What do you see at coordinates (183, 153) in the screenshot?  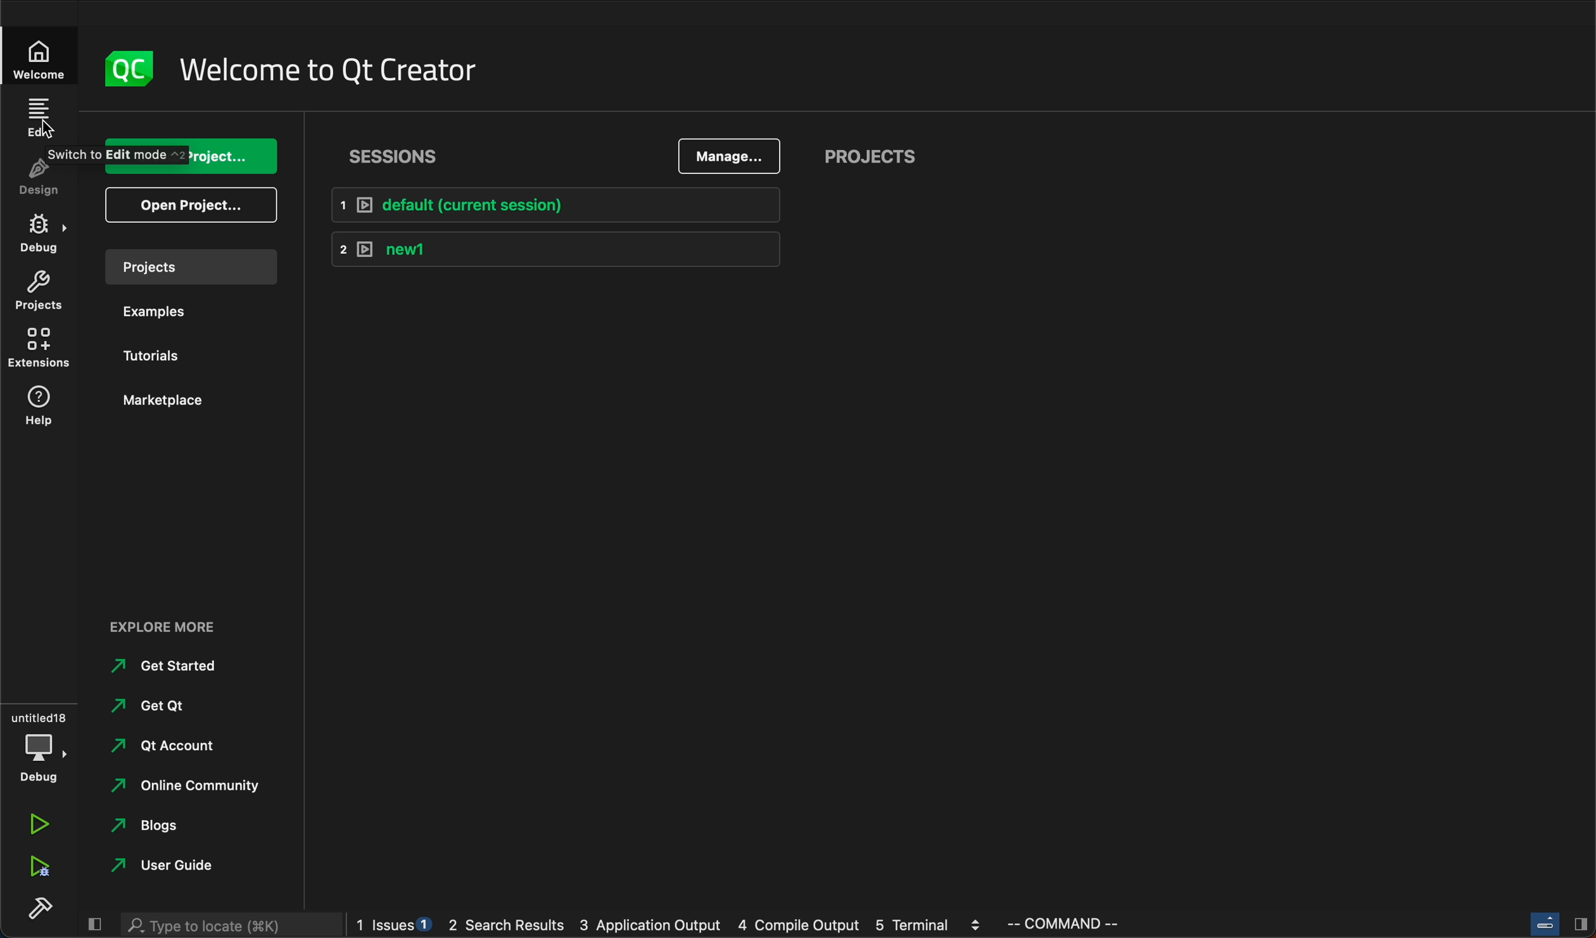 I see `create` at bounding box center [183, 153].